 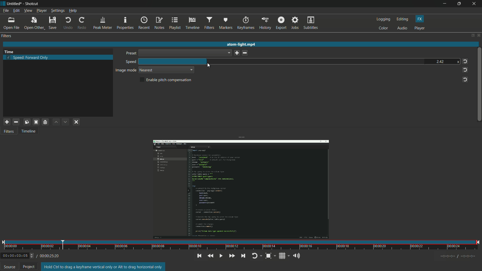 I want to click on time, so click(x=242, y=245).